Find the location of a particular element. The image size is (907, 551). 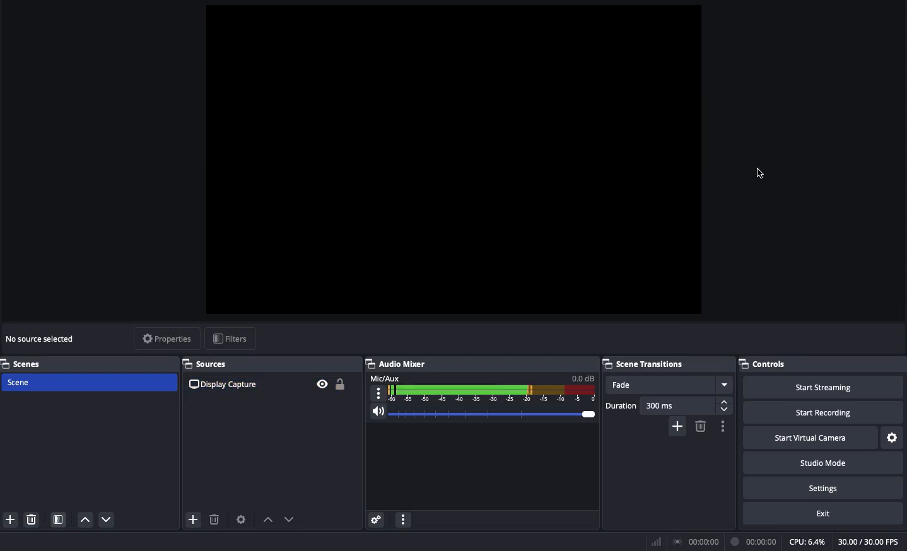

Audio/mixer is located at coordinates (477, 362).